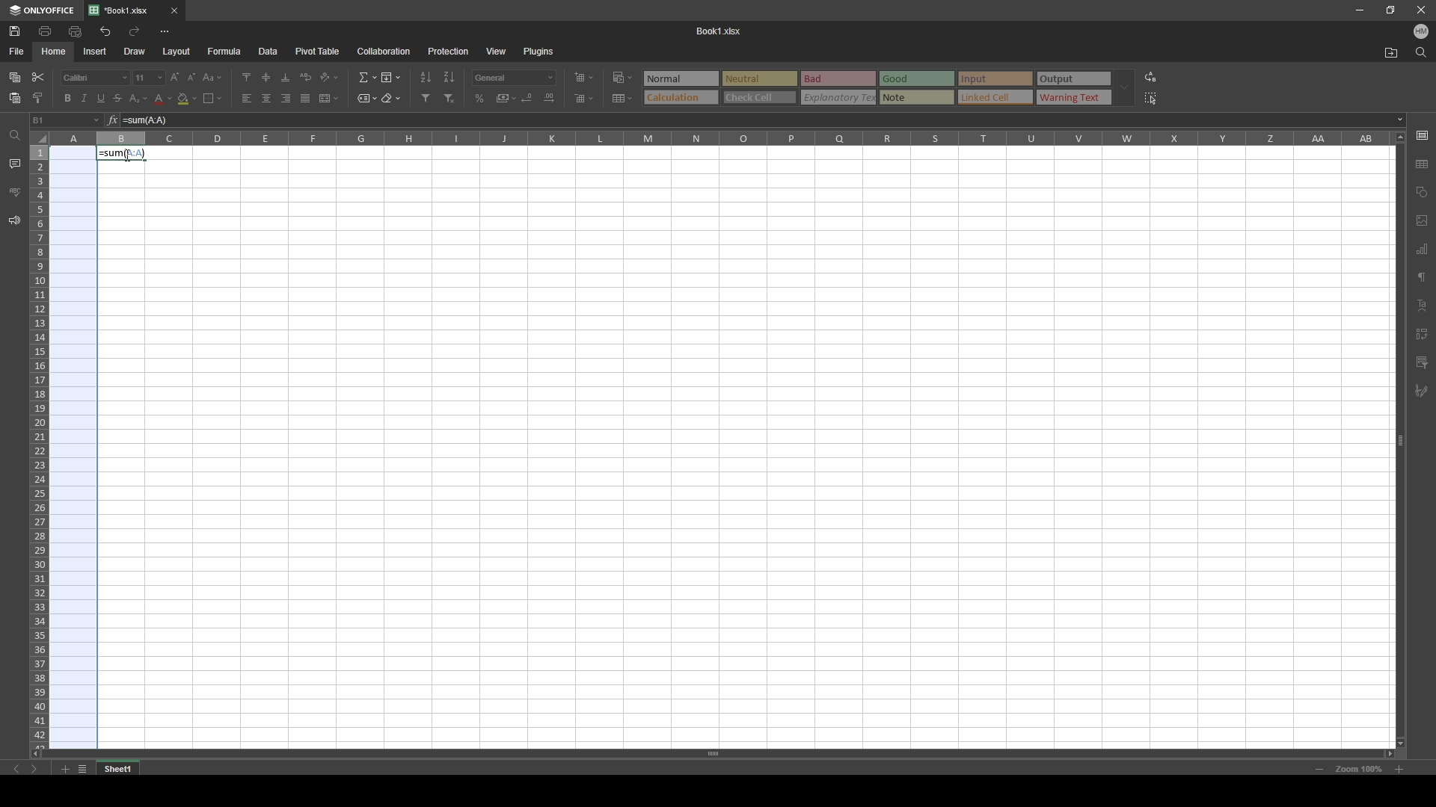 The height and width of the screenshot is (807, 1436). I want to click on resize, so click(1389, 10).